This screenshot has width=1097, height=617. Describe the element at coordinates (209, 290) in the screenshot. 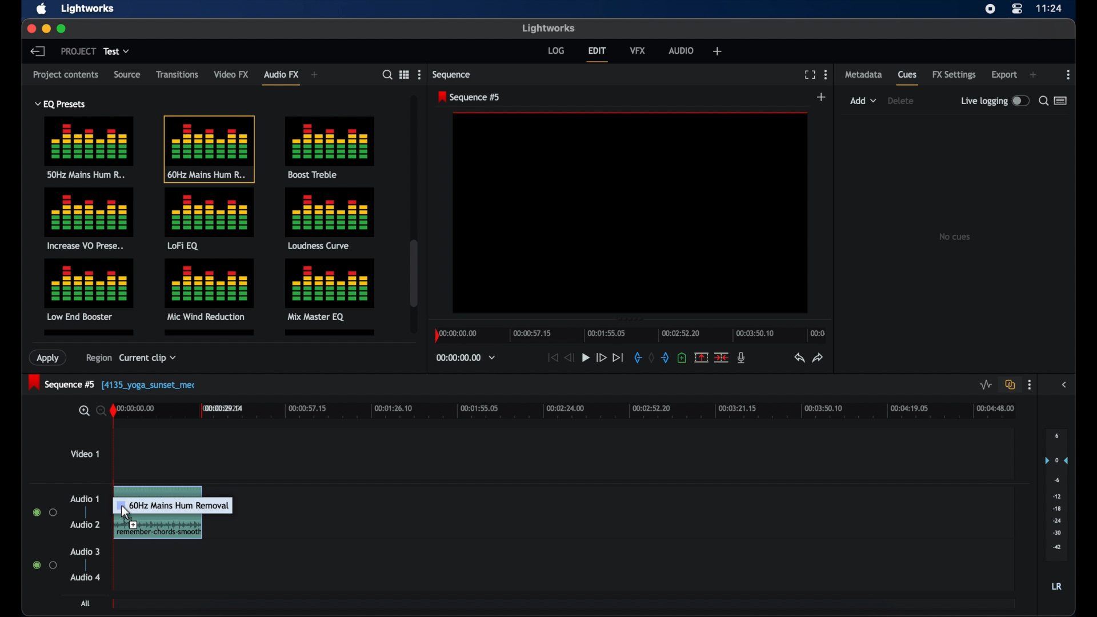

I see `mic wind reduction` at that location.